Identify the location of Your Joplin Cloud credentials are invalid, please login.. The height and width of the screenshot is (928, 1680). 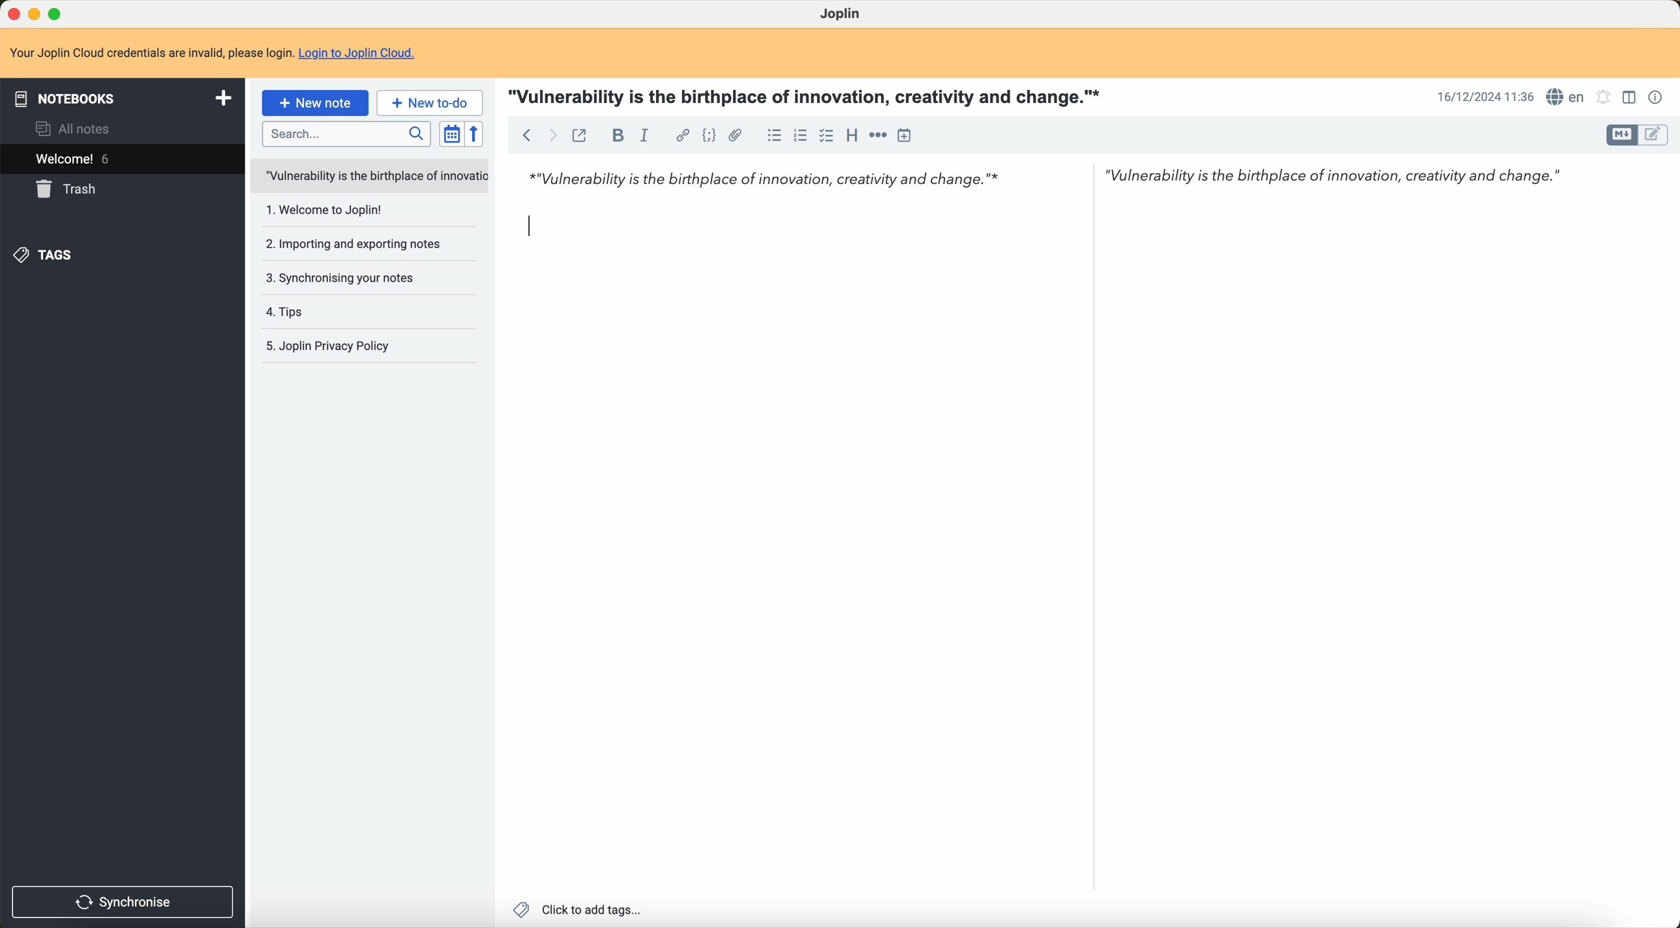
(150, 52).